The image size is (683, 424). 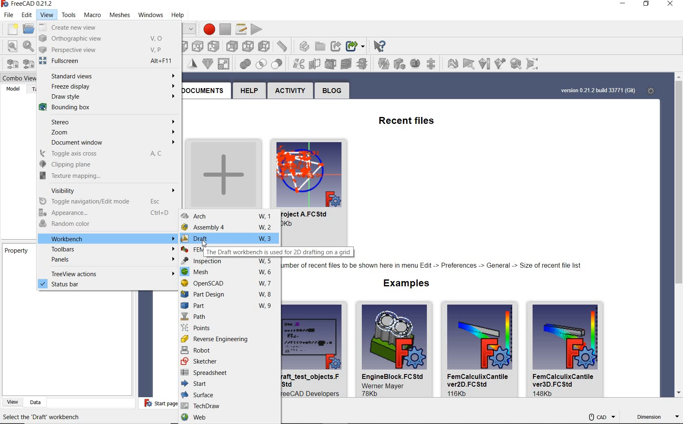 I want to click on record macros, so click(x=209, y=27).